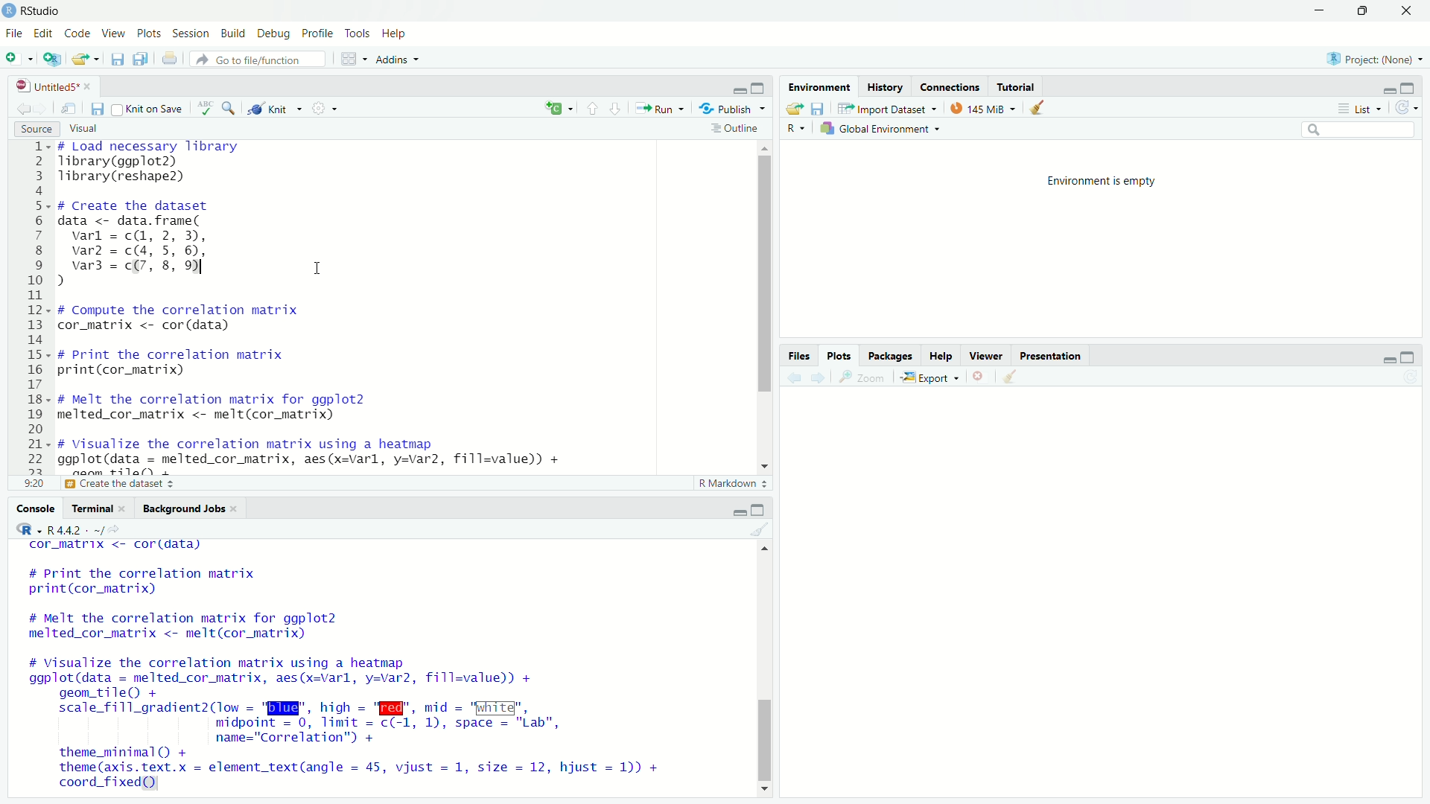 Image resolution: width=1430 pixels, height=804 pixels. Describe the element at coordinates (1388, 88) in the screenshot. I see `minimize` at that location.